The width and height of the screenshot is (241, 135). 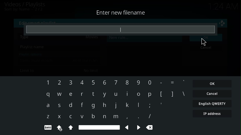 I want to click on items must match, so click(x=37, y=60).